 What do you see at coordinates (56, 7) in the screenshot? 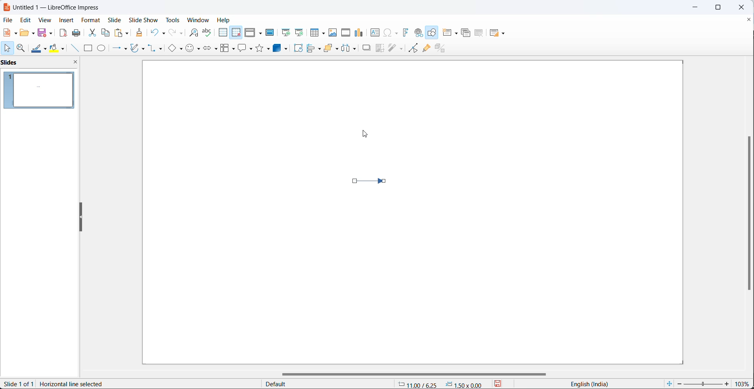
I see `Untitled 1- LibreOffice impress` at bounding box center [56, 7].